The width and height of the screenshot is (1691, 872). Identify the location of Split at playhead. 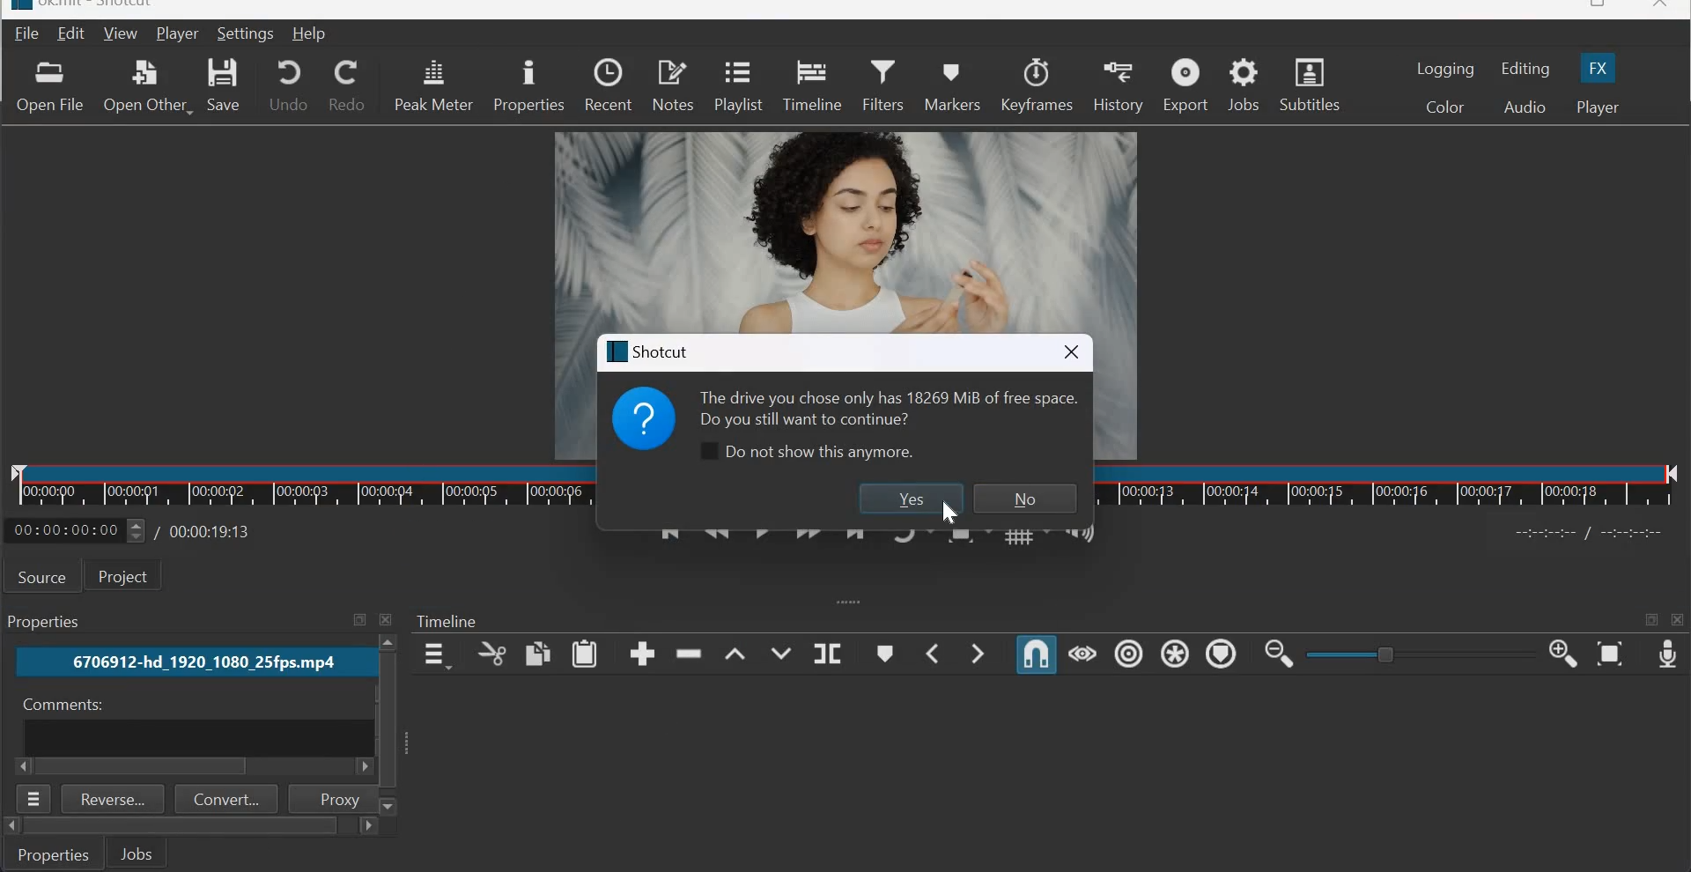
(827, 652).